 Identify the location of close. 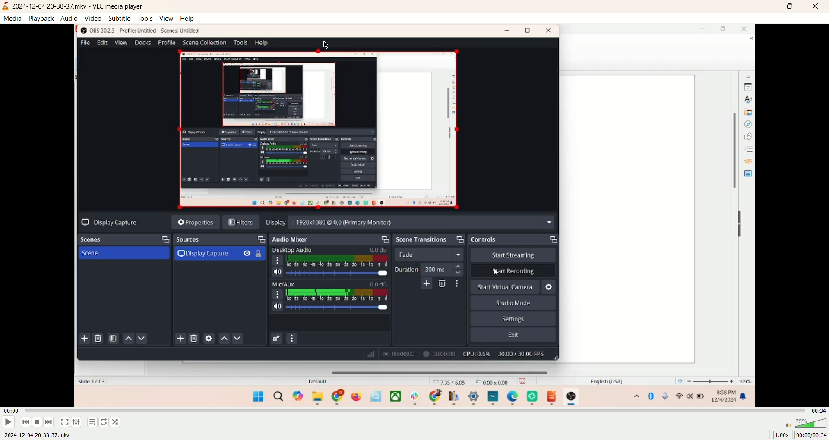
(817, 6).